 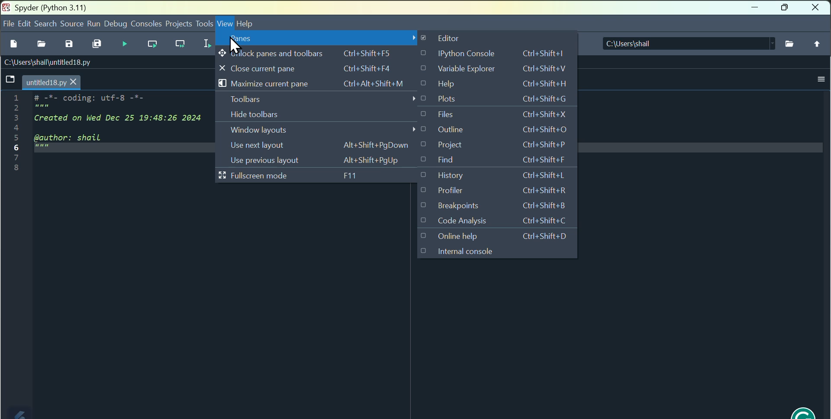 What do you see at coordinates (248, 24) in the screenshot?
I see `help` at bounding box center [248, 24].